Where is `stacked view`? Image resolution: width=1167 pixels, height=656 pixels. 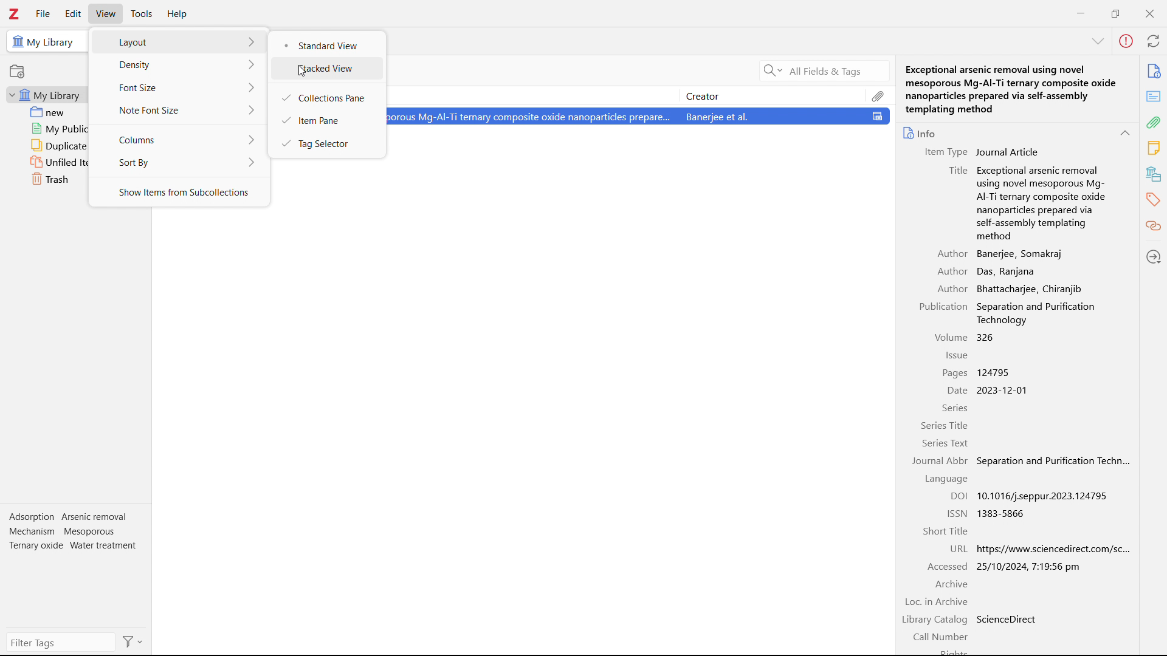 stacked view is located at coordinates (328, 69).